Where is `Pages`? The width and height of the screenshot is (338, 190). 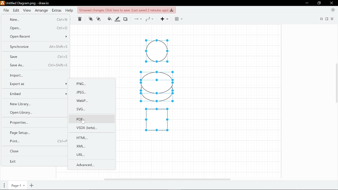
Pages is located at coordinates (4, 185).